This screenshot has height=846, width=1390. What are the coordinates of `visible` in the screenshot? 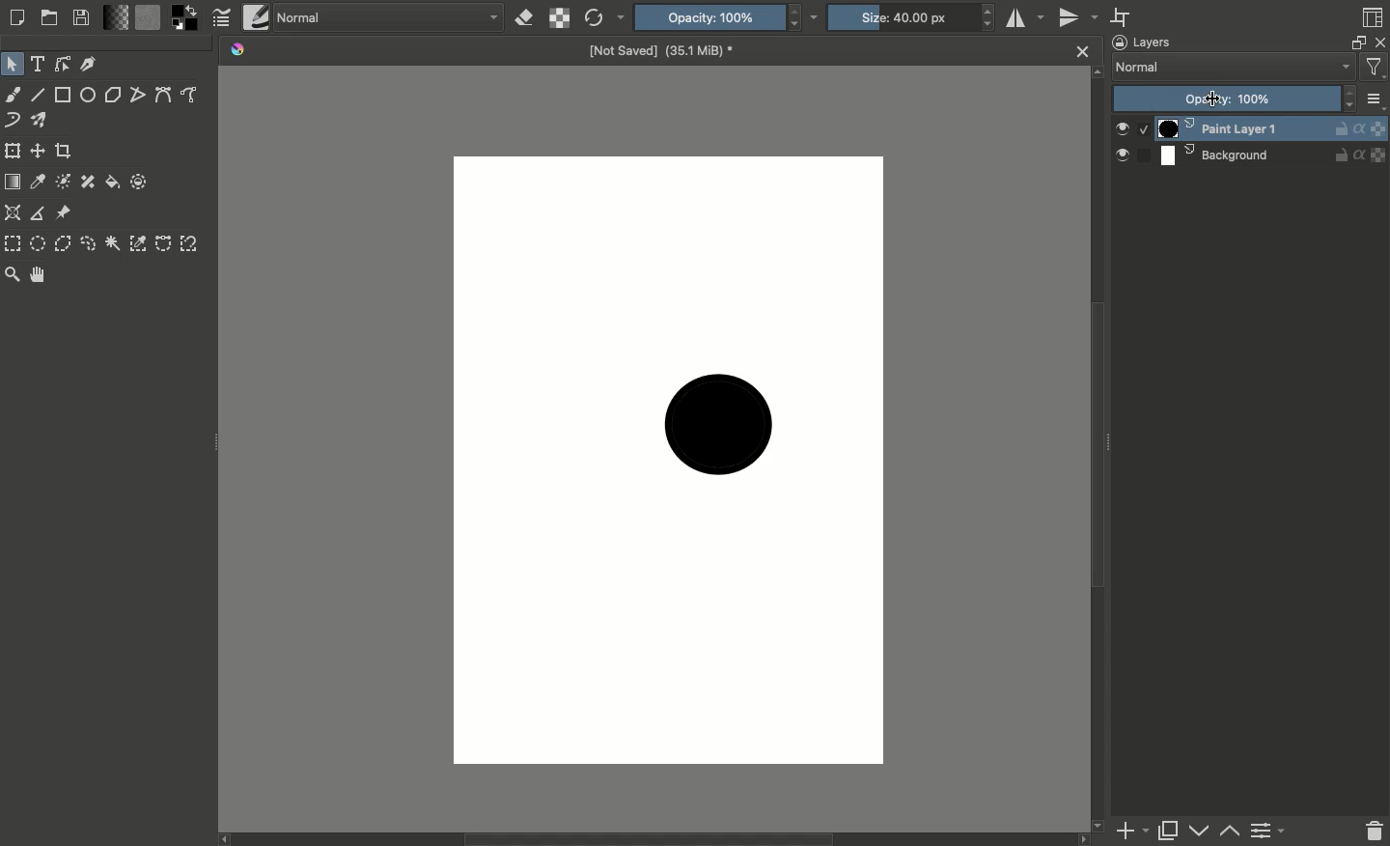 It's located at (1123, 155).